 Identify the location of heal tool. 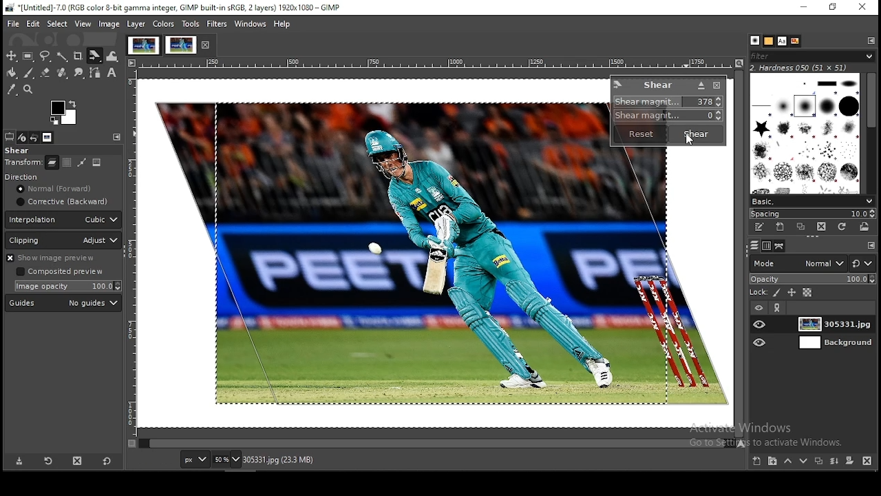
(63, 73).